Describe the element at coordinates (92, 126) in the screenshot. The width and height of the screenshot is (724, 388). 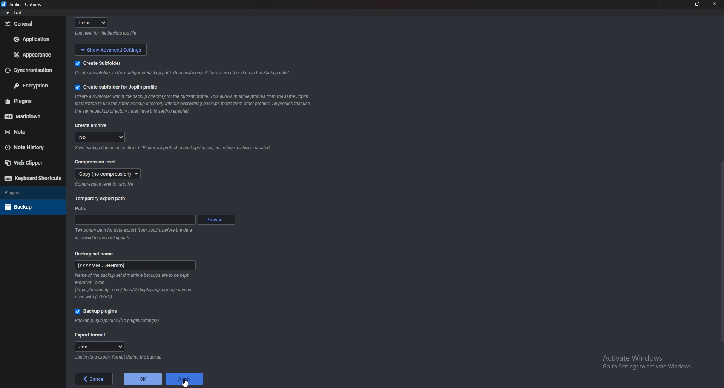
I see `Create archive` at that location.